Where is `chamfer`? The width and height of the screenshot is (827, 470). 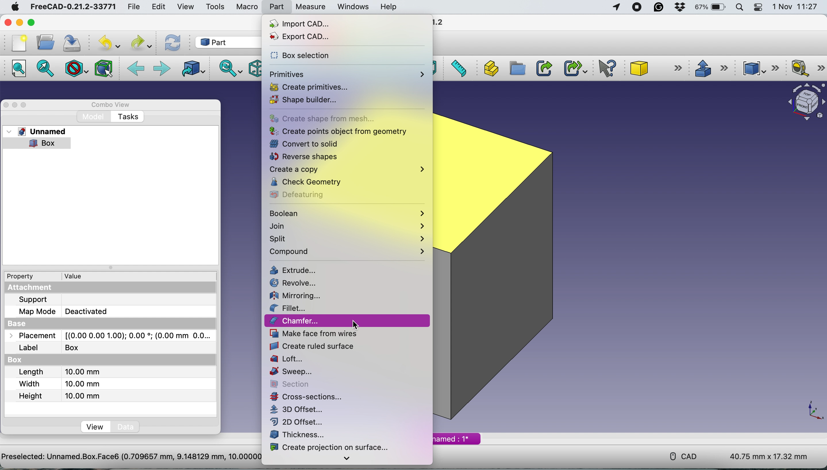 chamfer is located at coordinates (346, 321).